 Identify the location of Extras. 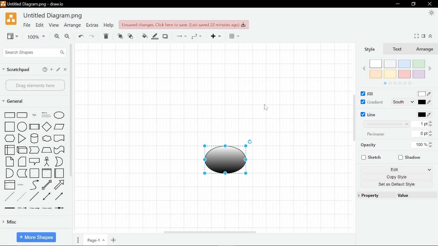
(92, 25).